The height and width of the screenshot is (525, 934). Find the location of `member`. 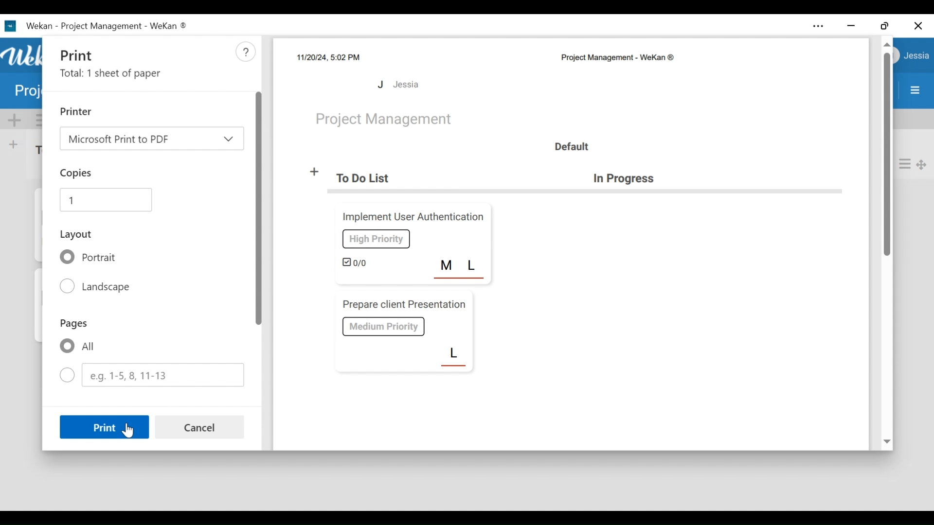

member is located at coordinates (454, 354).